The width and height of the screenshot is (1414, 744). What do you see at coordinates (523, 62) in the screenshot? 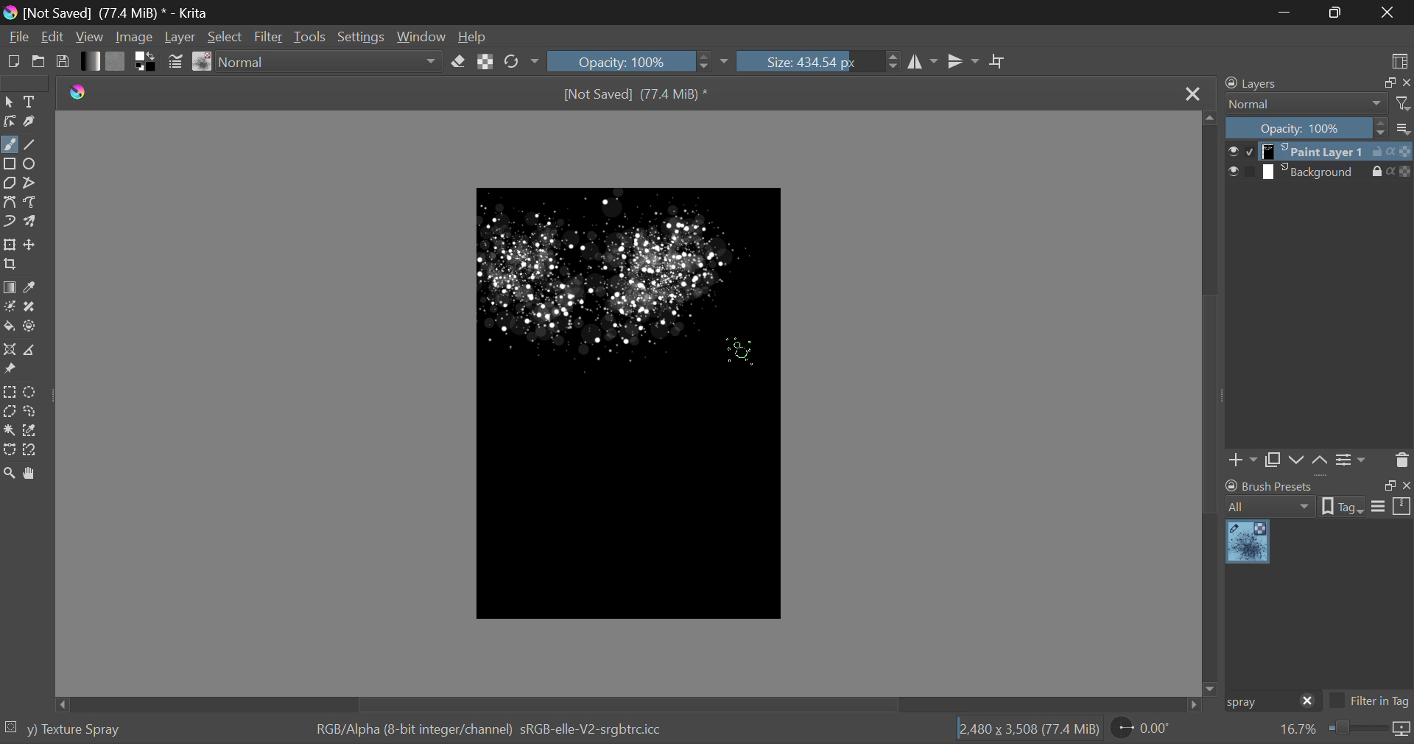
I see `Rotate` at bounding box center [523, 62].